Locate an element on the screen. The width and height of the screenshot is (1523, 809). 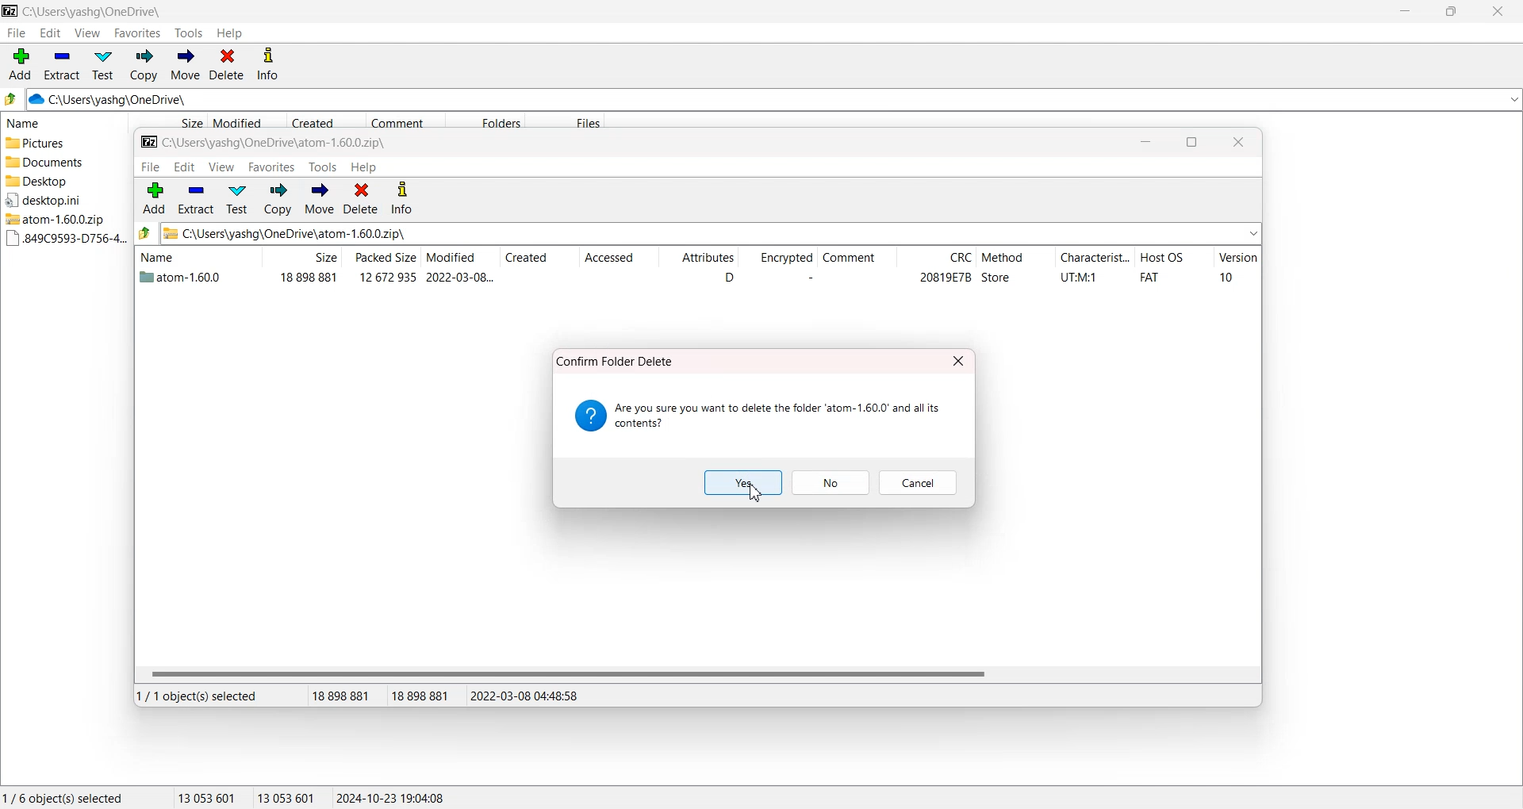
Method is located at coordinates (1015, 259).